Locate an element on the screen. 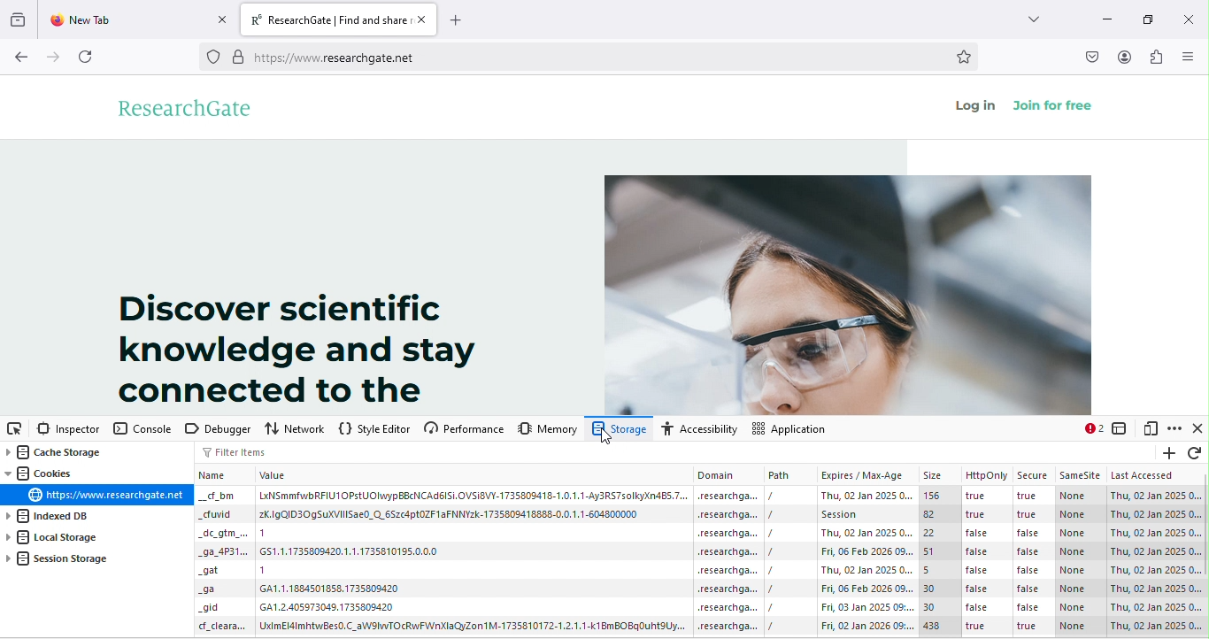 This screenshot has height=639, width=1209.  is located at coordinates (213, 590).